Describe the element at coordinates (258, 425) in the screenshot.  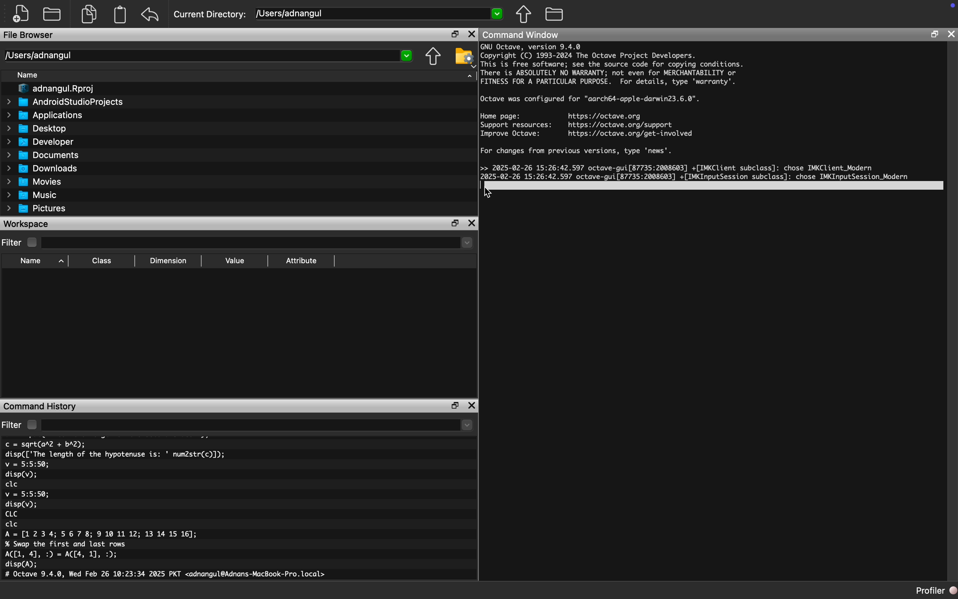
I see `dropdown` at that location.